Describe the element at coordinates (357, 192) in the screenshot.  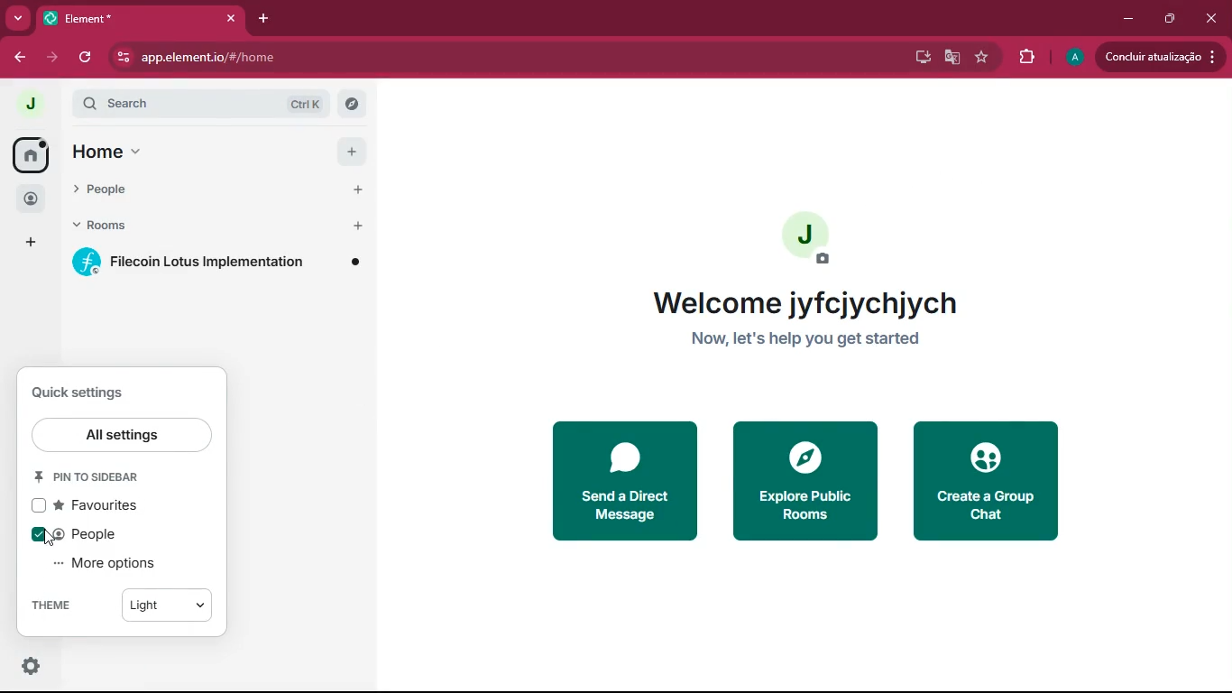
I see `Add people` at that location.